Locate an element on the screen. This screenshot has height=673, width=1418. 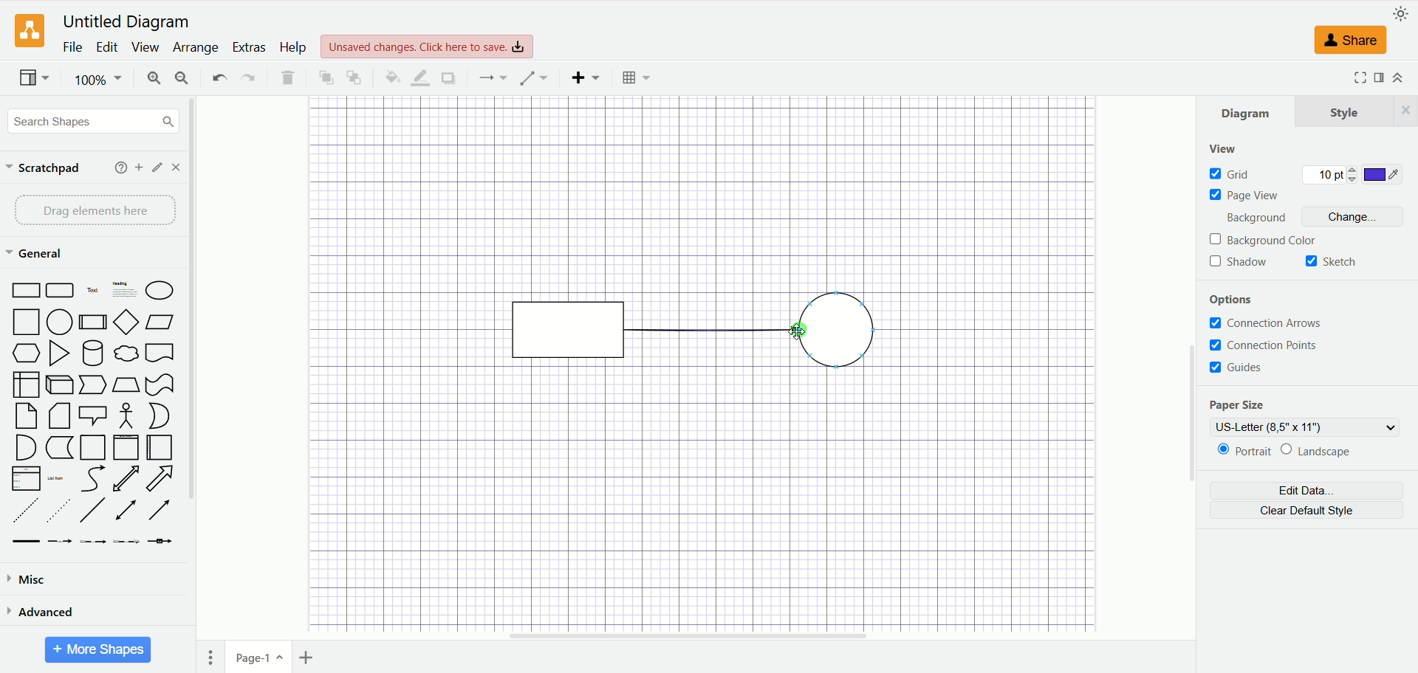
Triangle is located at coordinates (61, 353).